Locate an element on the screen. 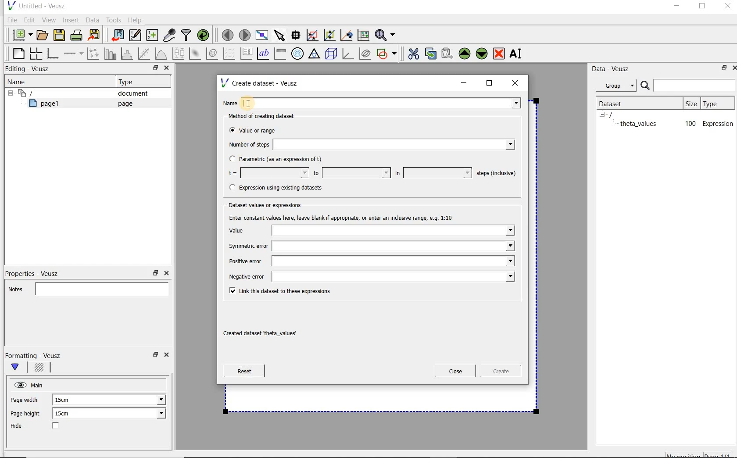 The height and width of the screenshot is (458, 737). Positive error is located at coordinates (368, 263).